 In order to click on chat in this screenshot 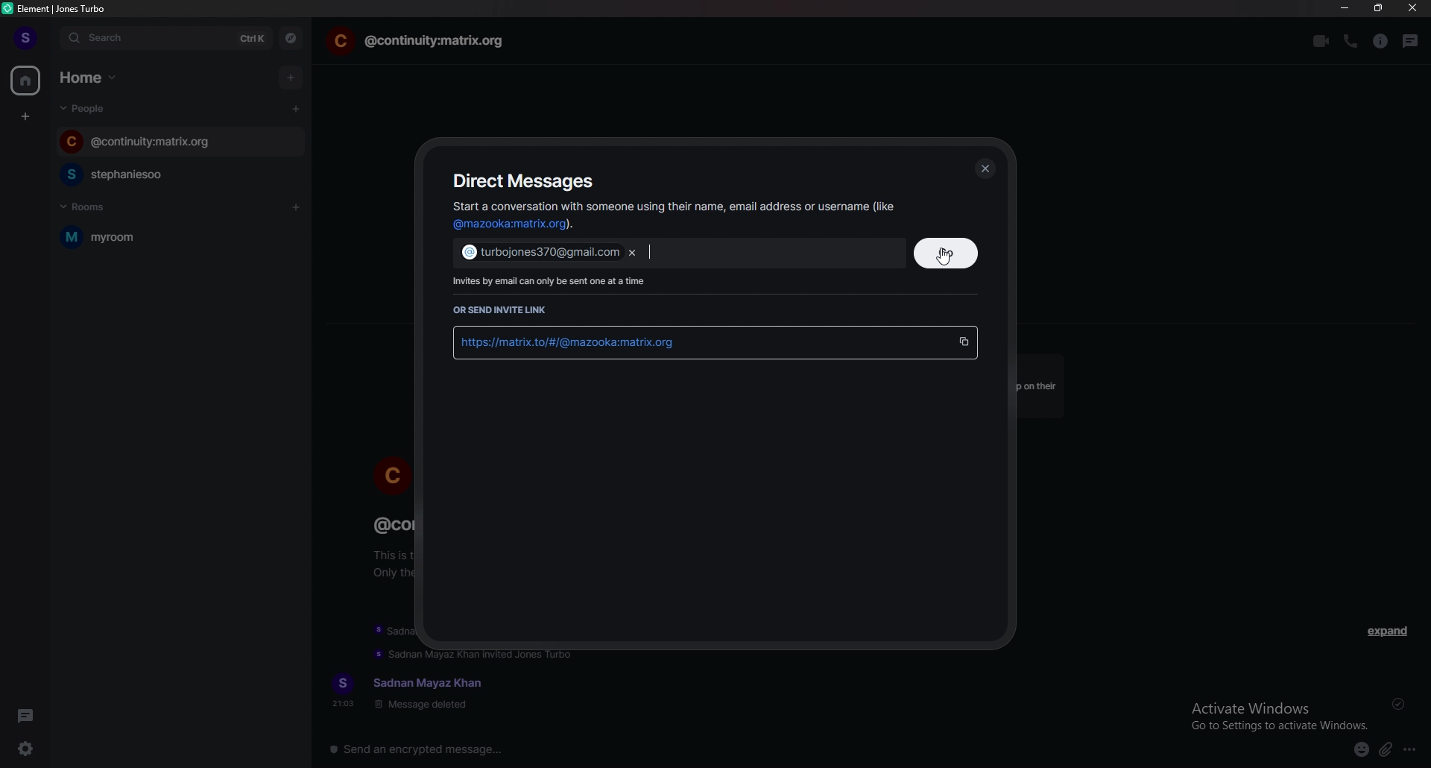, I will do `click(165, 141)`.